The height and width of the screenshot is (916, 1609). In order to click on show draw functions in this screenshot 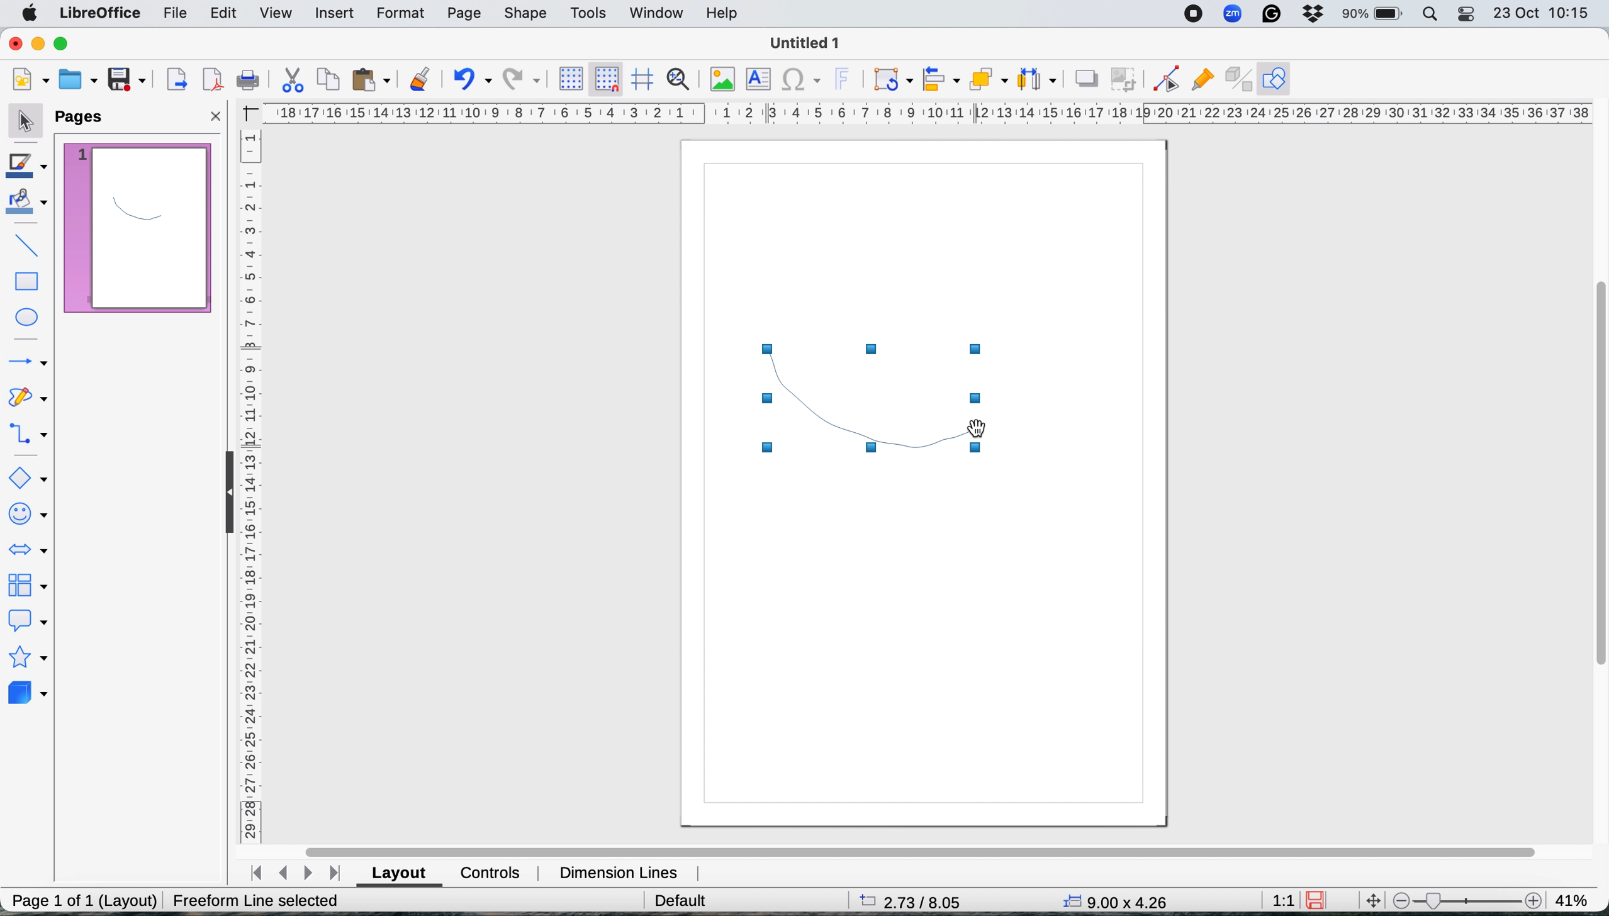, I will do `click(1274, 79)`.